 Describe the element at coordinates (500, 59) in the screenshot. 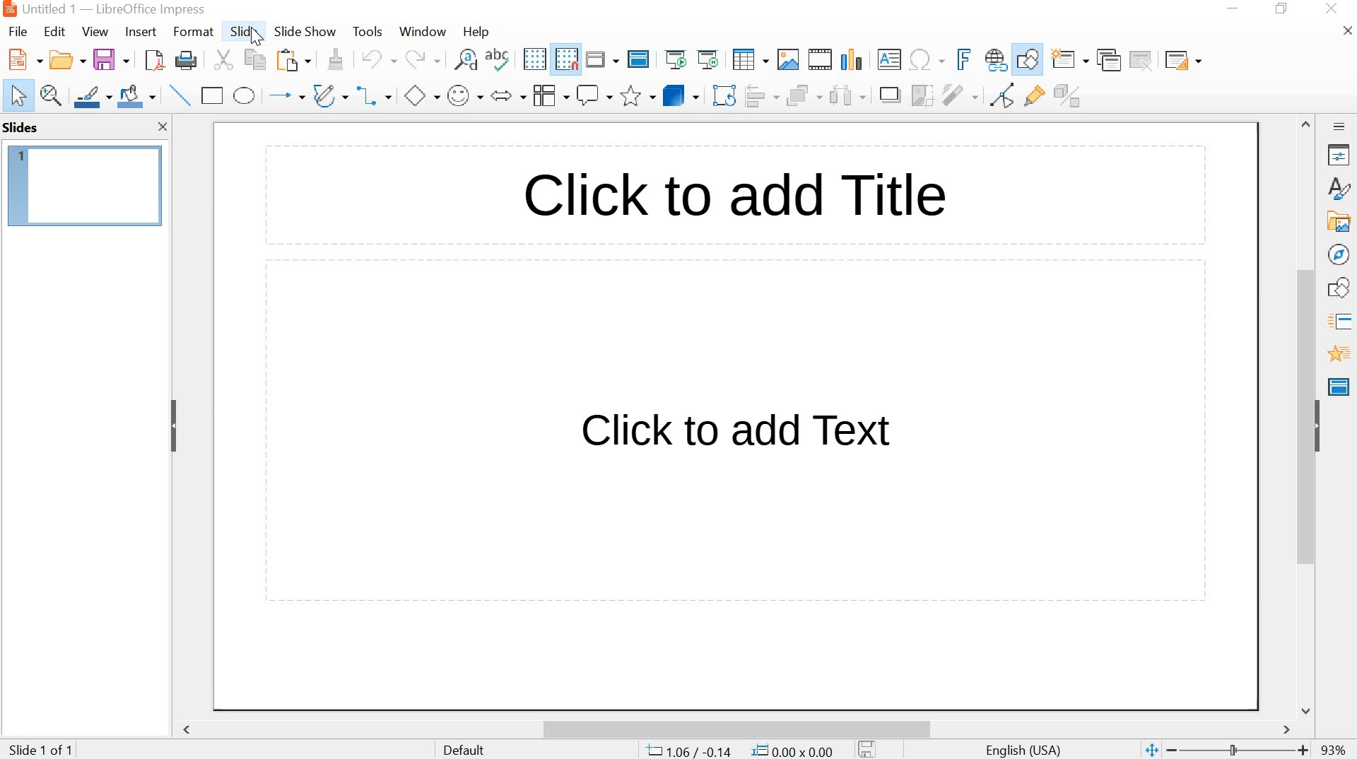

I see `Spelling` at that location.